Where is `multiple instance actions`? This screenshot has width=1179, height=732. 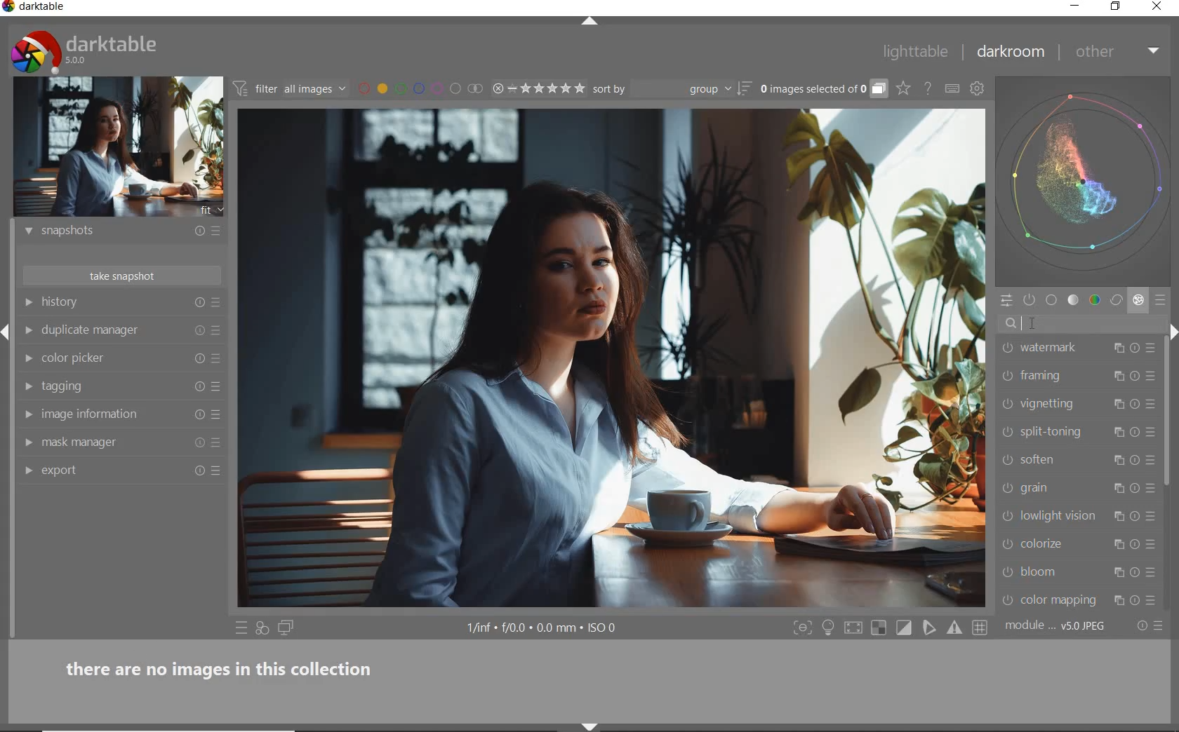 multiple instance actions is located at coordinates (1117, 404).